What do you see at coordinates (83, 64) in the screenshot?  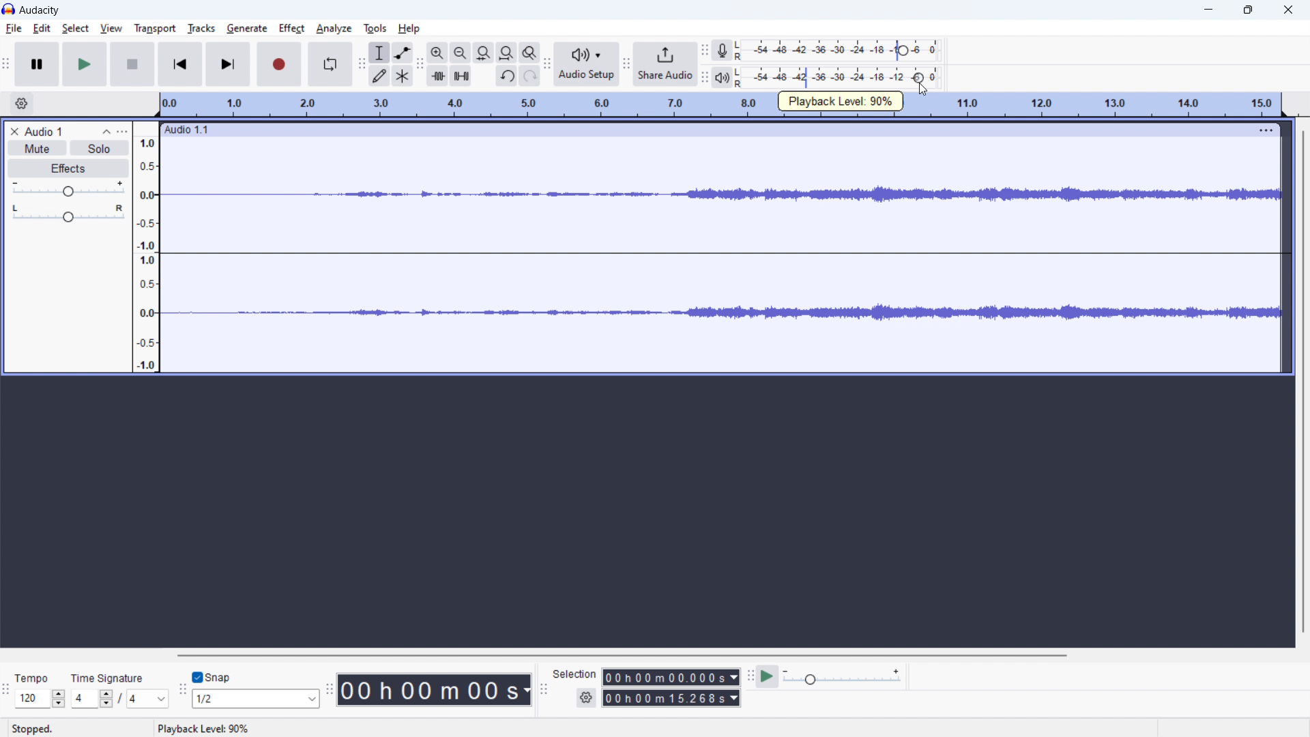 I see `play` at bounding box center [83, 64].